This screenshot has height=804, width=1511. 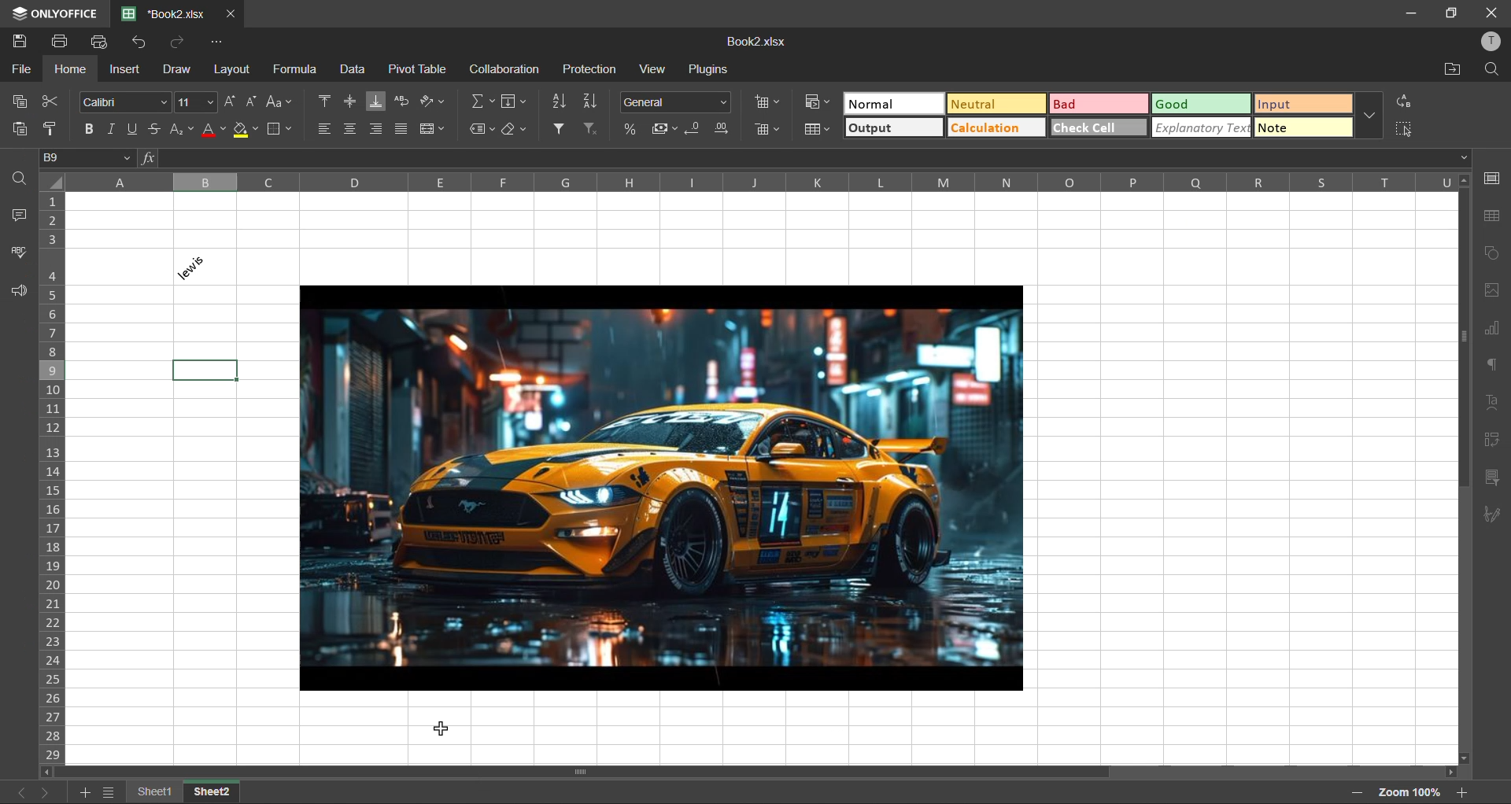 I want to click on spellcheck, so click(x=17, y=256).